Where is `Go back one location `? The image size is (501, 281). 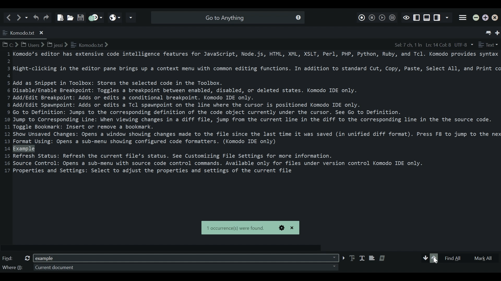
Go back one location  is located at coordinates (10, 17).